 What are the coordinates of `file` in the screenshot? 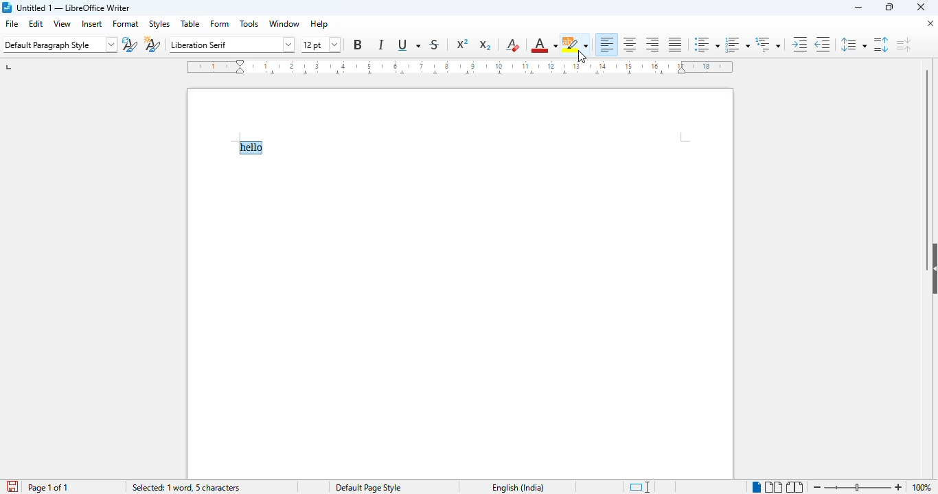 It's located at (11, 23).